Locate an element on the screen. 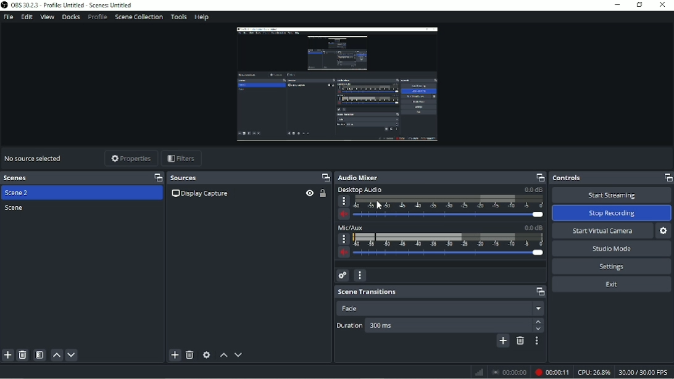  Remove selected scene is located at coordinates (23, 355).